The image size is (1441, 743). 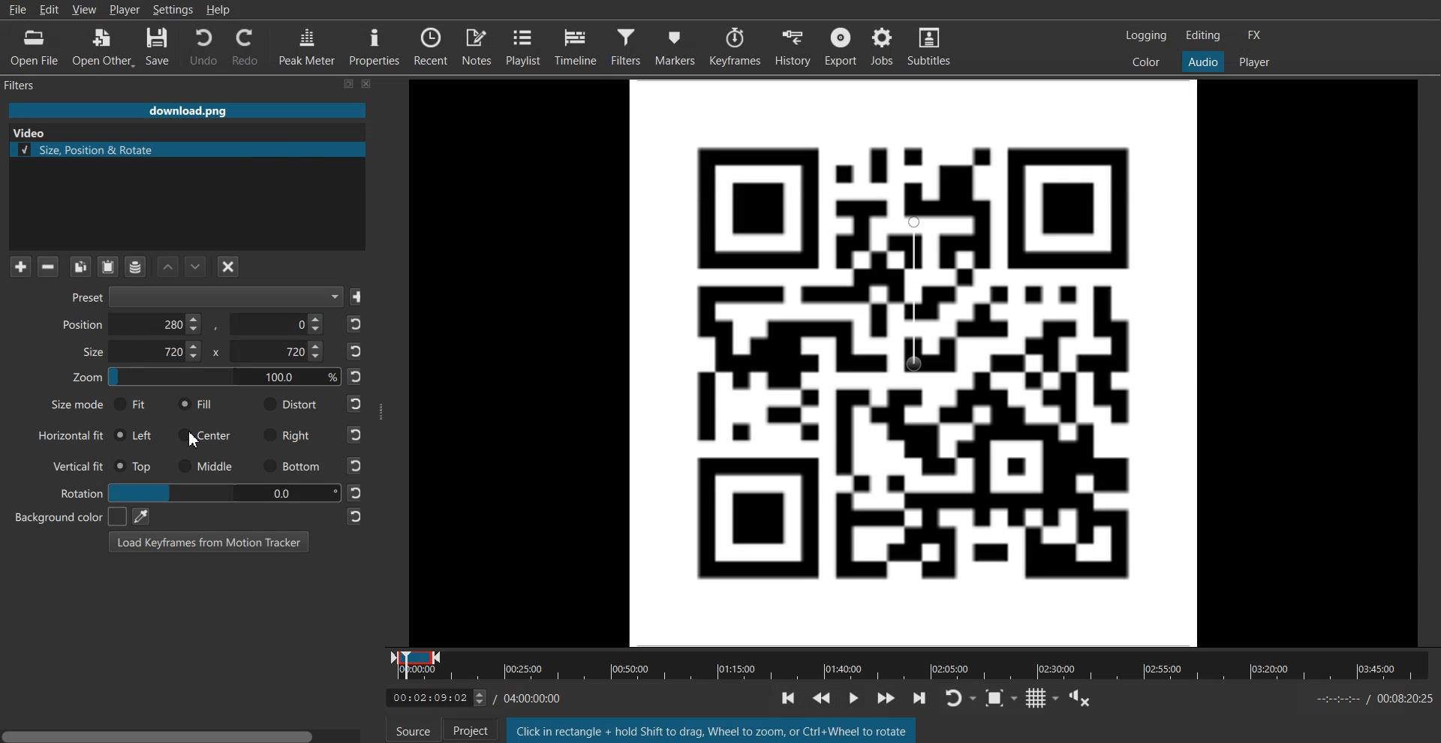 I want to click on Time, so click(x=534, y=696).